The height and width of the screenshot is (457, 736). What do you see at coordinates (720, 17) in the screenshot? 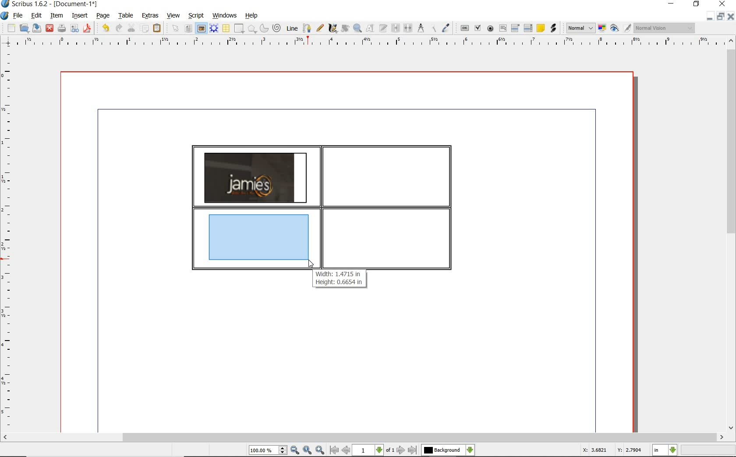
I see `restore` at bounding box center [720, 17].